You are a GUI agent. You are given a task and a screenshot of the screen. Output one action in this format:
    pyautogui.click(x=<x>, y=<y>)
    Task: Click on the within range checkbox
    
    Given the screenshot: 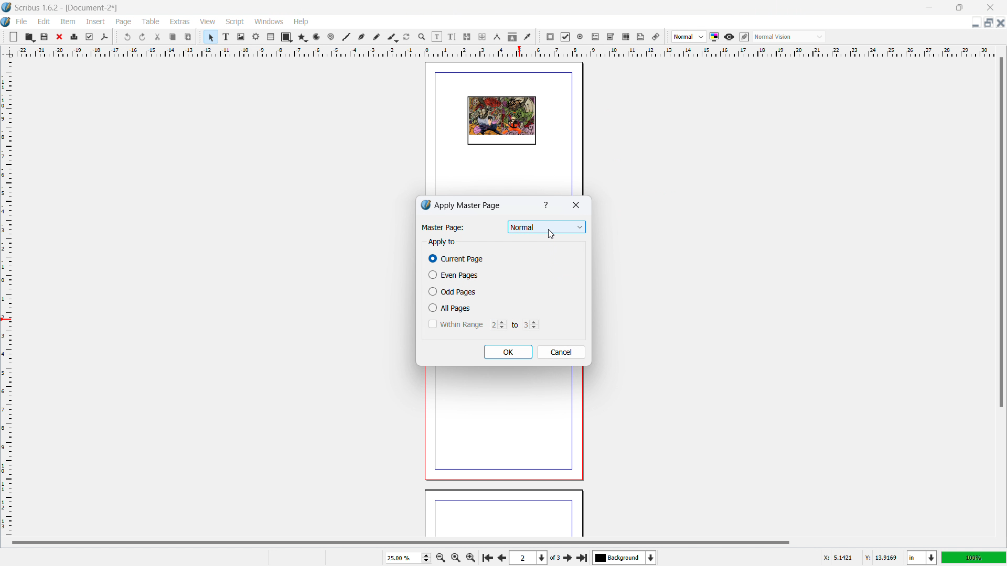 What is the action you would take?
    pyautogui.click(x=455, y=324)
    